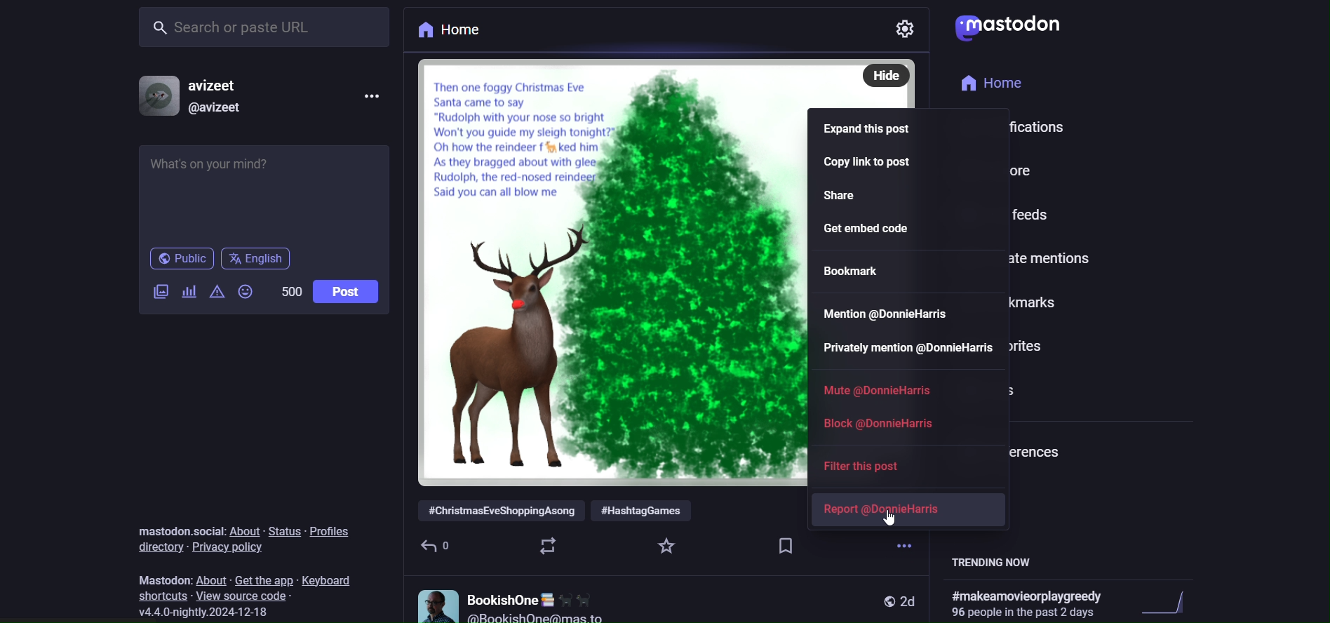 This screenshot has height=623, width=1330. What do you see at coordinates (1023, 302) in the screenshot?
I see `bookmark` at bounding box center [1023, 302].